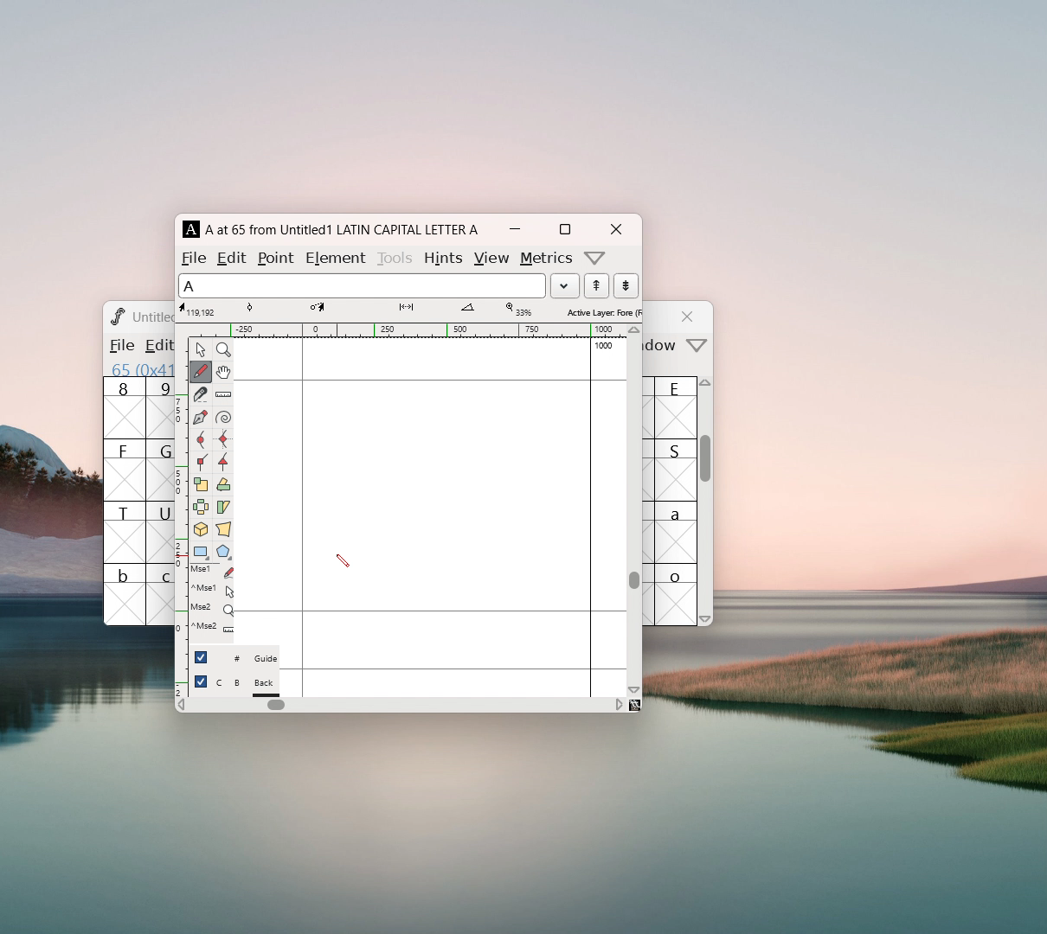 This screenshot has width=1047, height=934. Describe the element at coordinates (431, 611) in the screenshot. I see `baseline` at that location.